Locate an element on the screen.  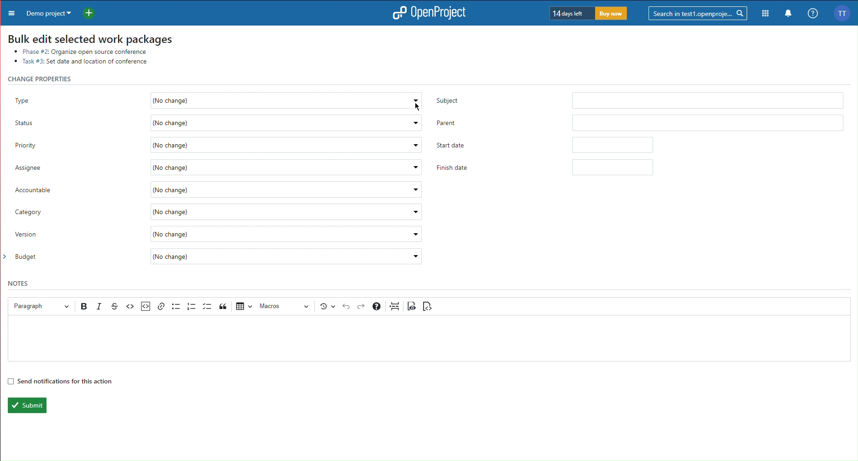
Modules is located at coordinates (766, 14).